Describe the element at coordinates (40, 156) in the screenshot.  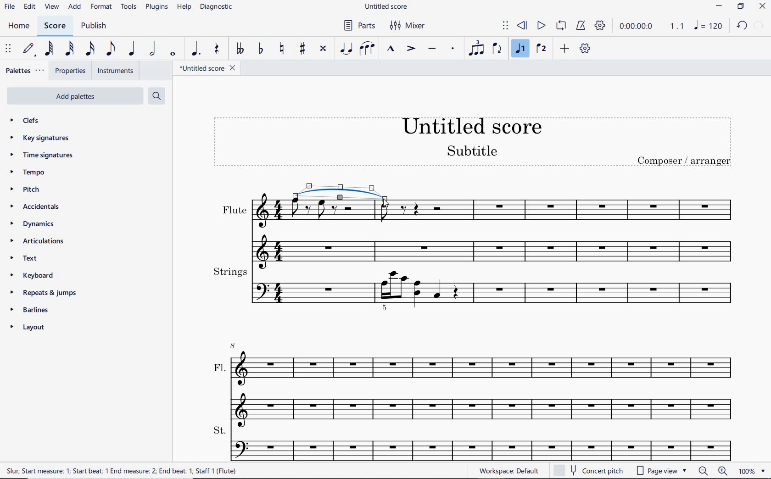
I see `time signatures` at that location.